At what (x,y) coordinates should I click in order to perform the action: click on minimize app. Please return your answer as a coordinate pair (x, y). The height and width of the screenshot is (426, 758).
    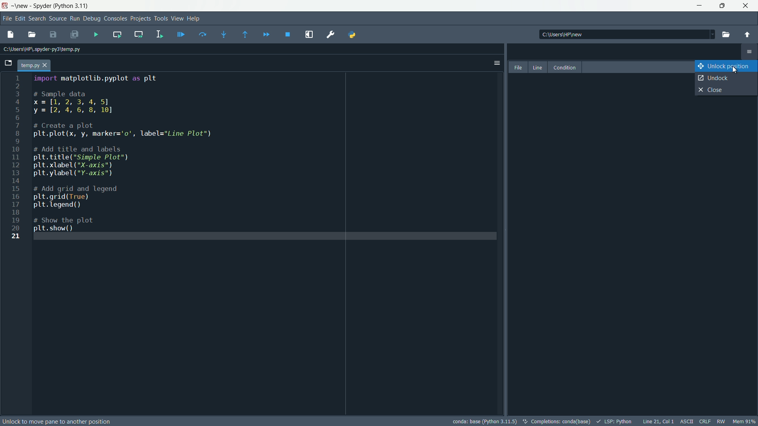
    Looking at the image, I should click on (698, 6).